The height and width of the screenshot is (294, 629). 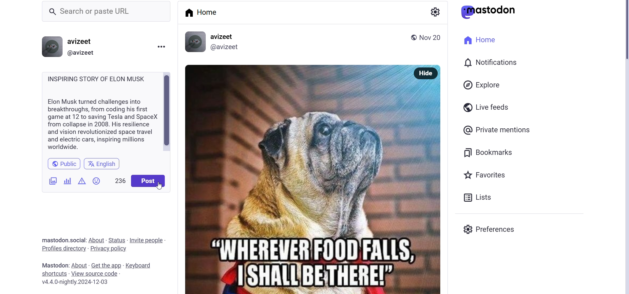 I want to click on about, so click(x=96, y=240).